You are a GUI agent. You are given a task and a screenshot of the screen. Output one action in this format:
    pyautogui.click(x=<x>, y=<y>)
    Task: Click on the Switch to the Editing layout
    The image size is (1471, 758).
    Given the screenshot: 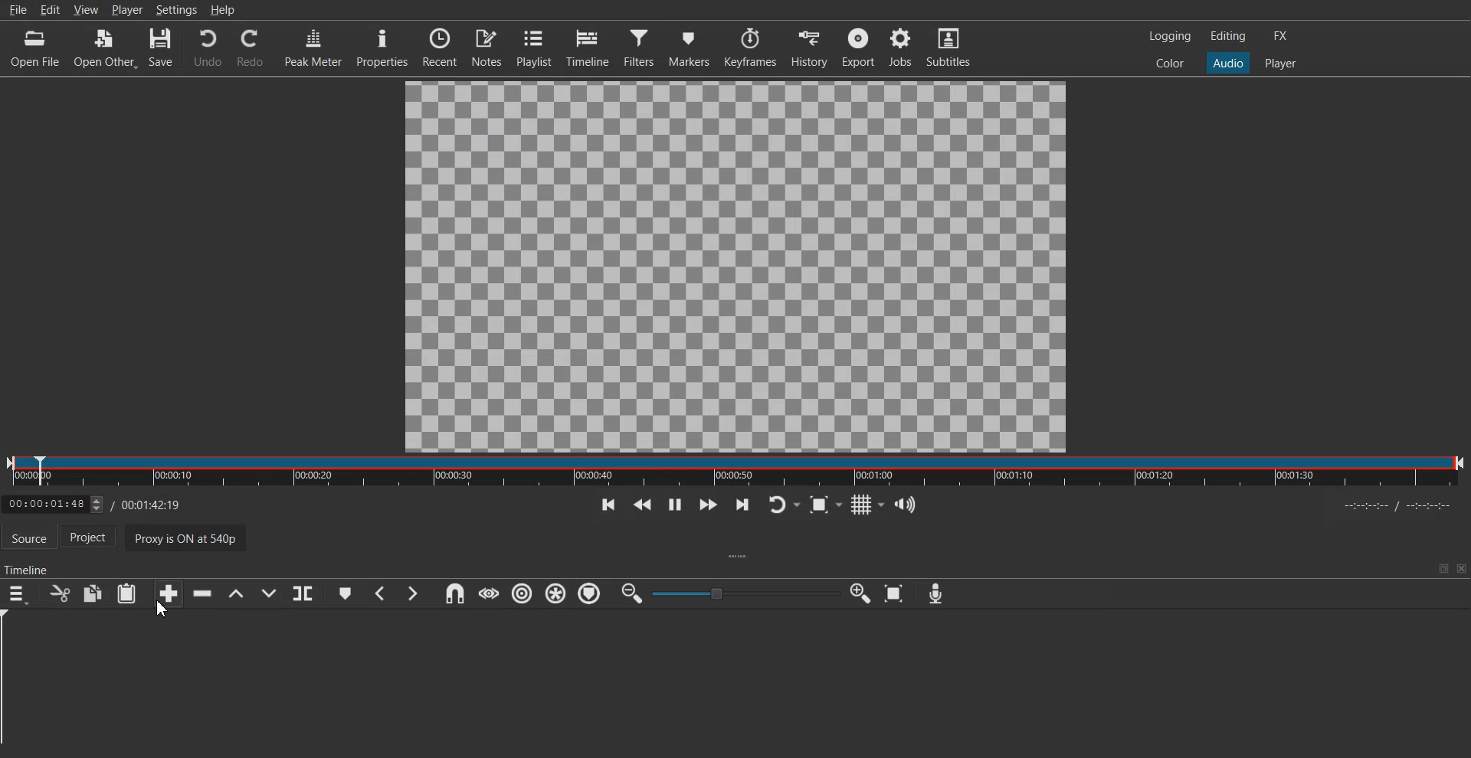 What is the action you would take?
    pyautogui.click(x=1228, y=35)
    